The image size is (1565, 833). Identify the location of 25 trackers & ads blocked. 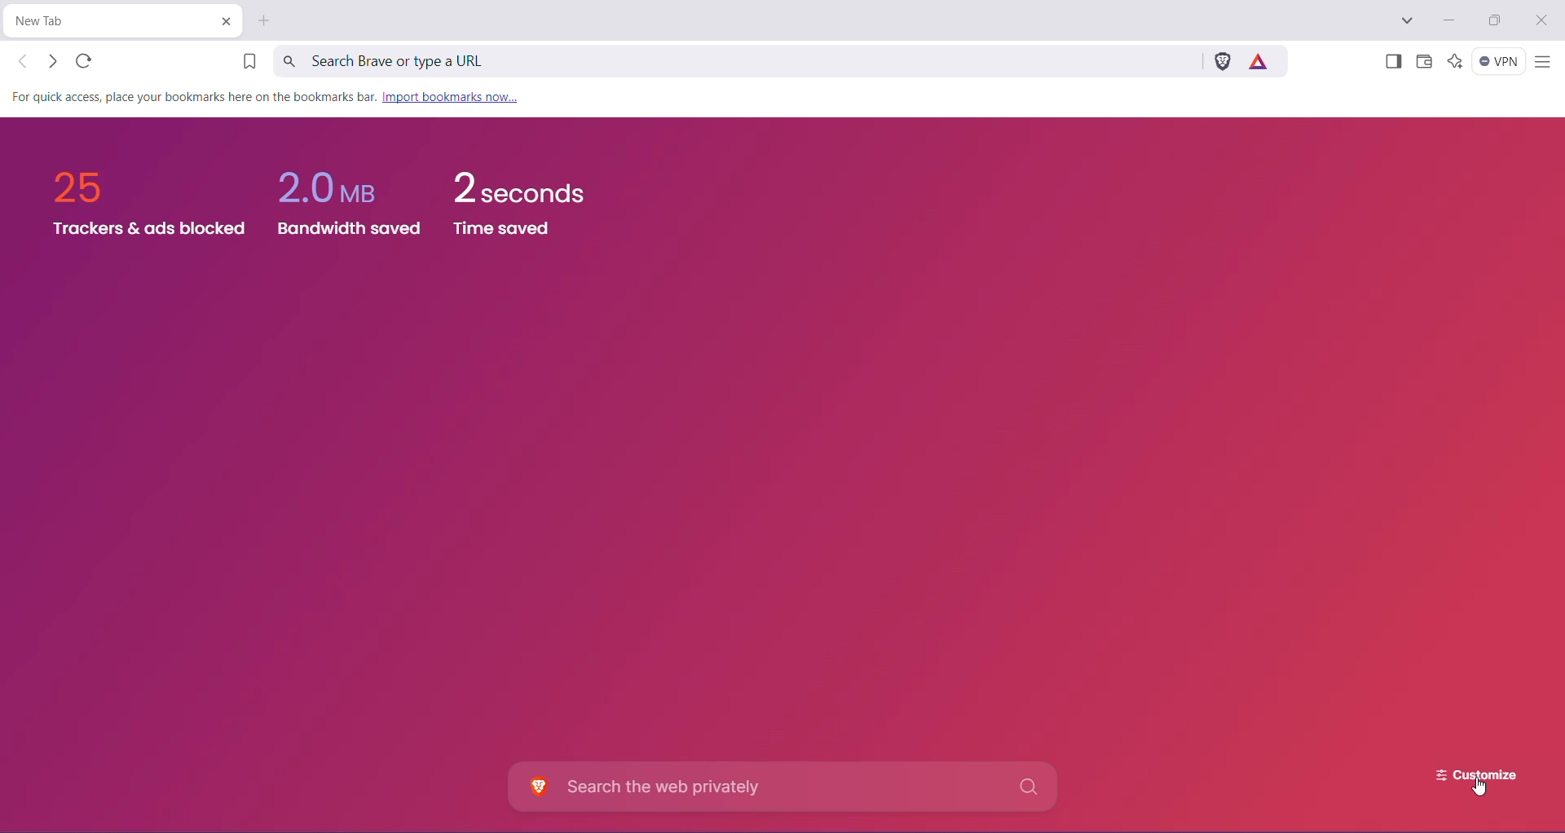
(139, 201).